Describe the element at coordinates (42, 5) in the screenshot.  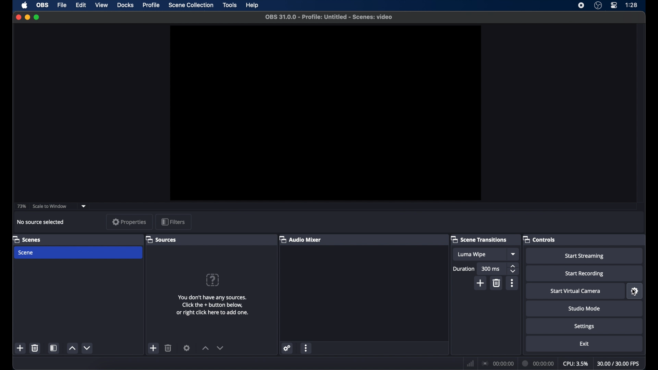
I see `obs` at that location.